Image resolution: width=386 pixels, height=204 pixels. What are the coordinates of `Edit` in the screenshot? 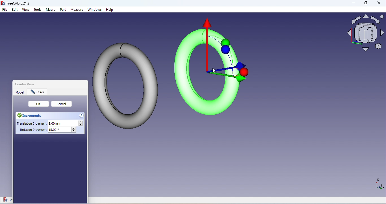 It's located at (15, 10).